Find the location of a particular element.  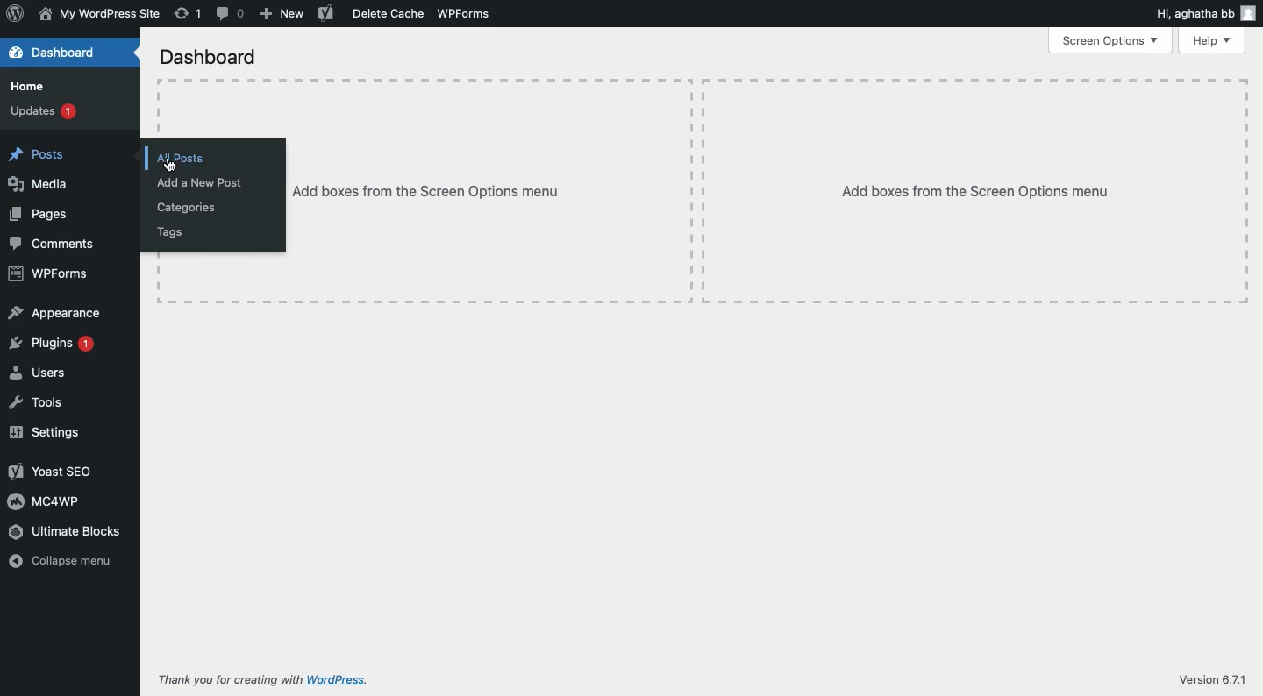

Comment is located at coordinates (232, 12).